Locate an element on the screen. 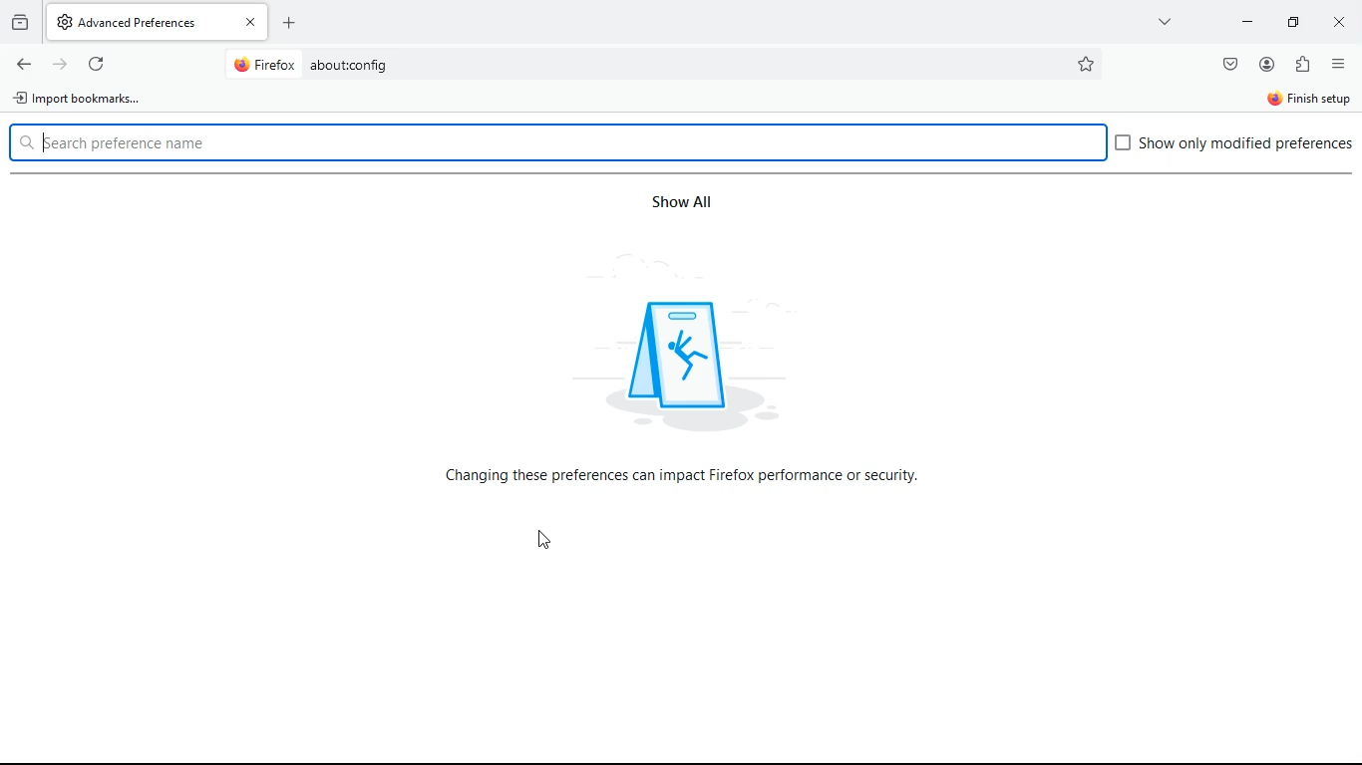 The height and width of the screenshot is (765, 1362). more is located at coordinates (1162, 21).